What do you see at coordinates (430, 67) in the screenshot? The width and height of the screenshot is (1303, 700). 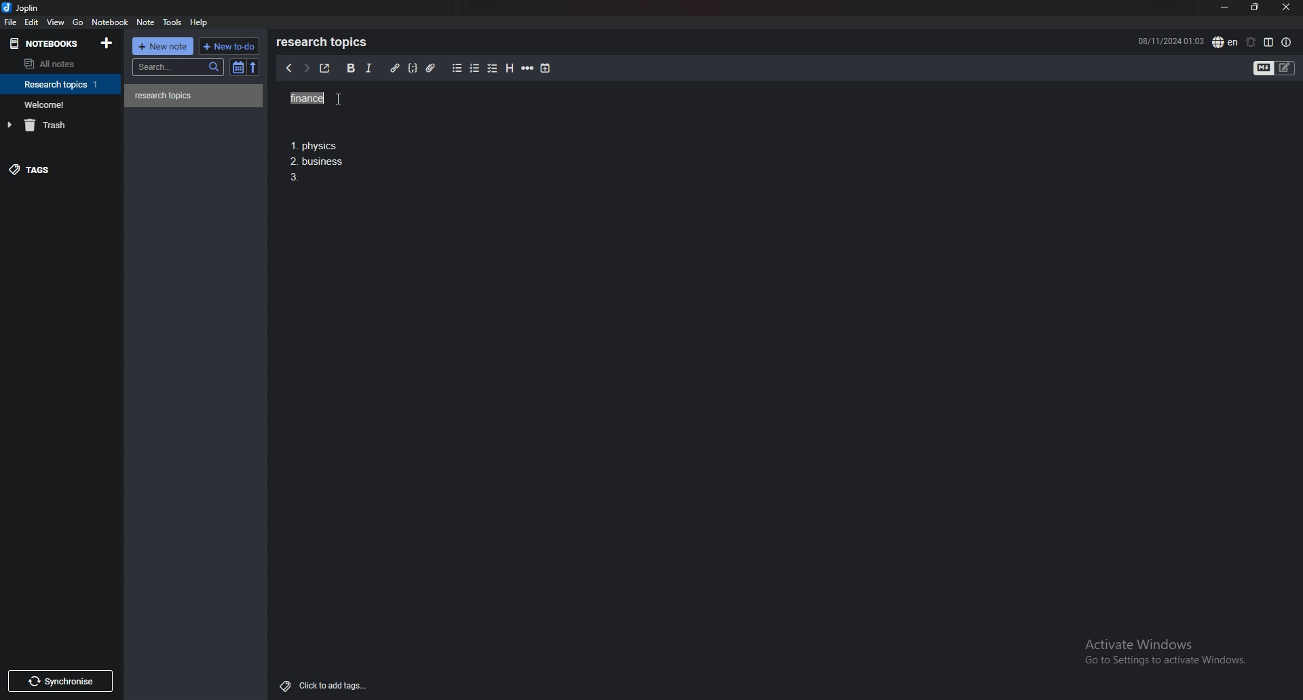 I see `attachment` at bounding box center [430, 67].